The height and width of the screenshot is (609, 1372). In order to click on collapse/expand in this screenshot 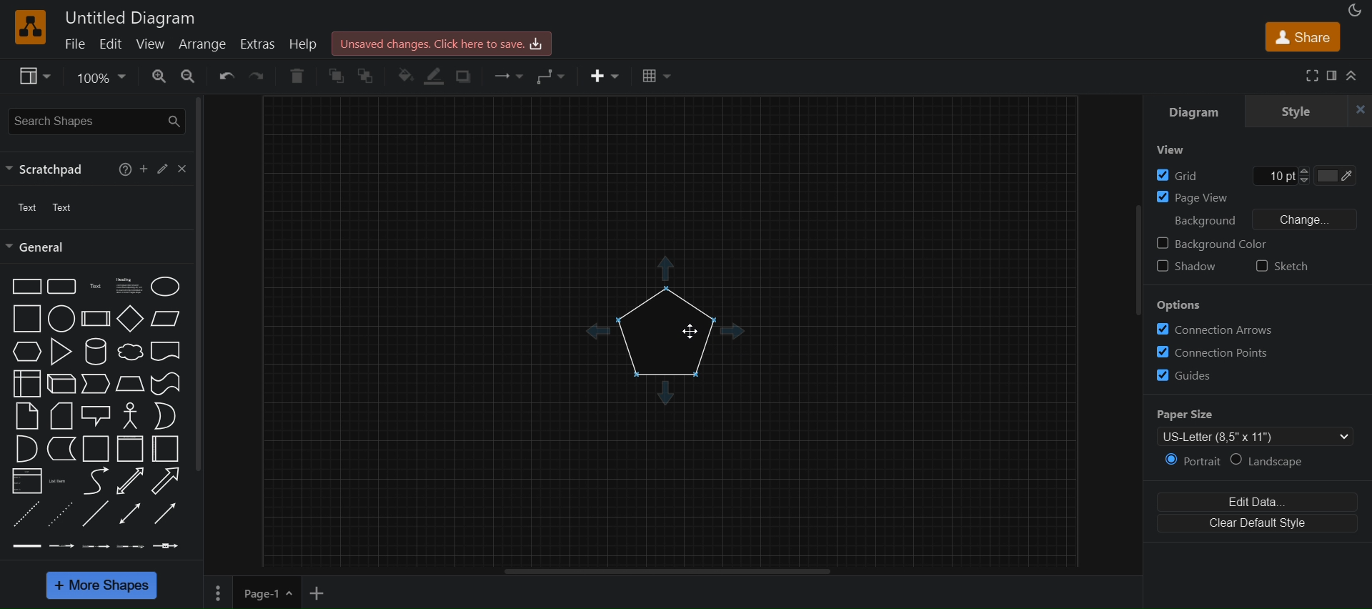, I will do `click(1353, 75)`.